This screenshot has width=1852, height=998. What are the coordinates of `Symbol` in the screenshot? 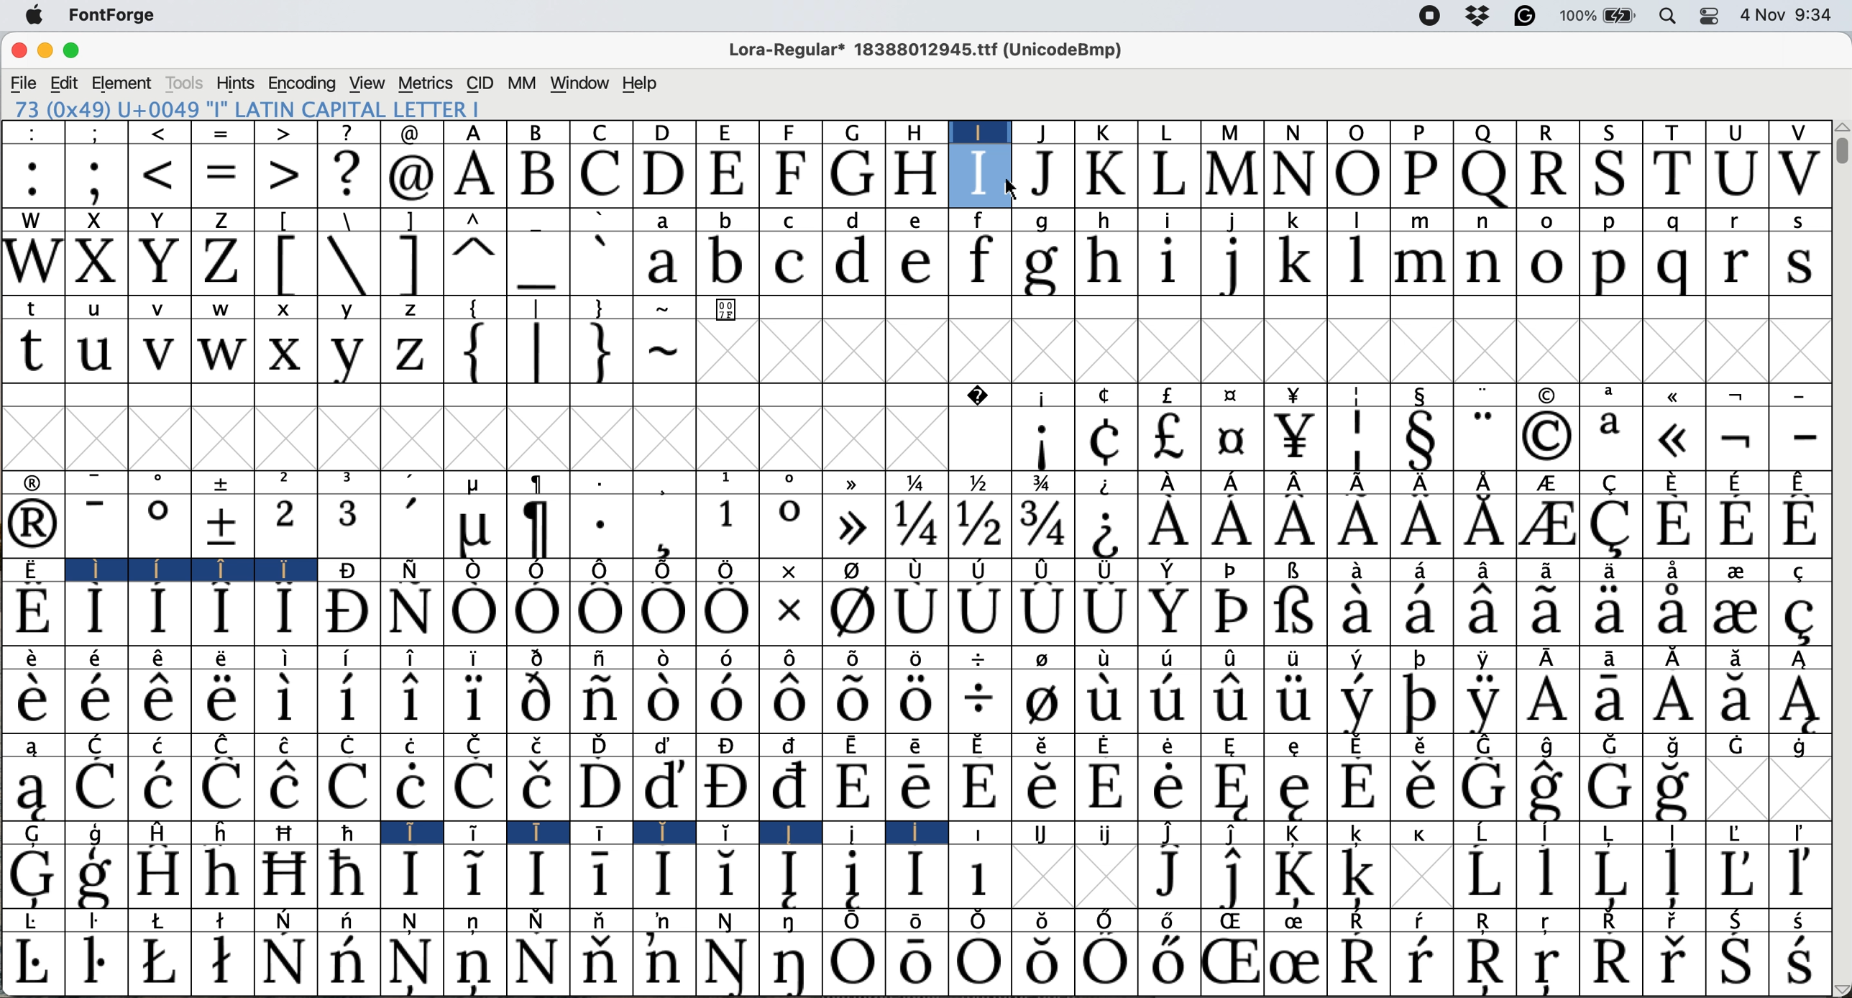 It's located at (1173, 921).